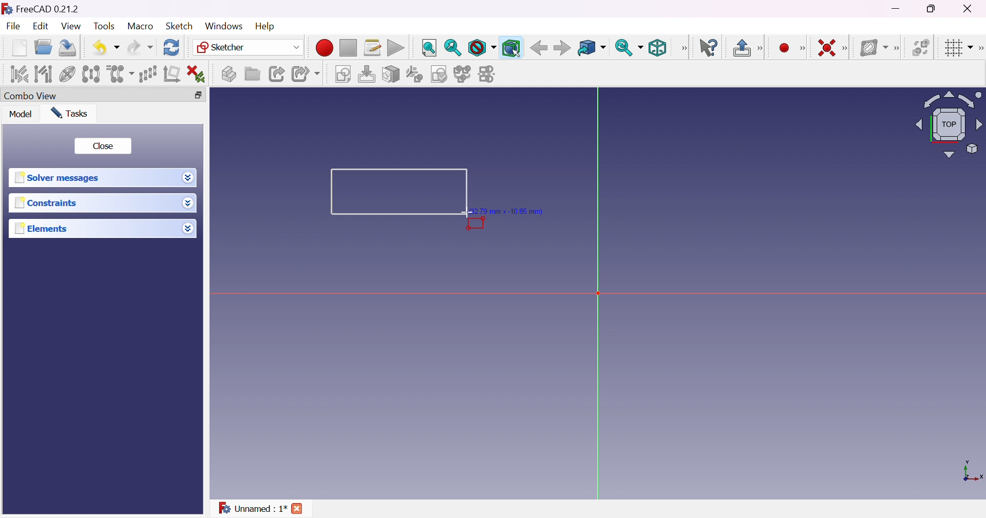 The height and width of the screenshot is (518, 986). What do you see at coordinates (147, 75) in the screenshot?
I see `Rectangular array` at bounding box center [147, 75].